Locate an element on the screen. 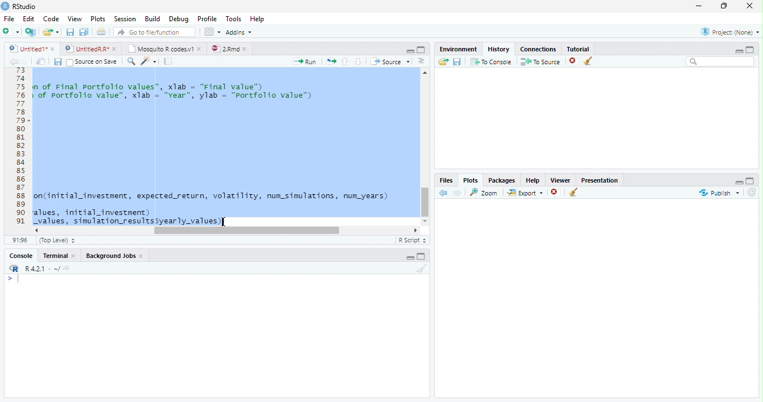 This screenshot has height=402, width=763. Plots is located at coordinates (470, 180).